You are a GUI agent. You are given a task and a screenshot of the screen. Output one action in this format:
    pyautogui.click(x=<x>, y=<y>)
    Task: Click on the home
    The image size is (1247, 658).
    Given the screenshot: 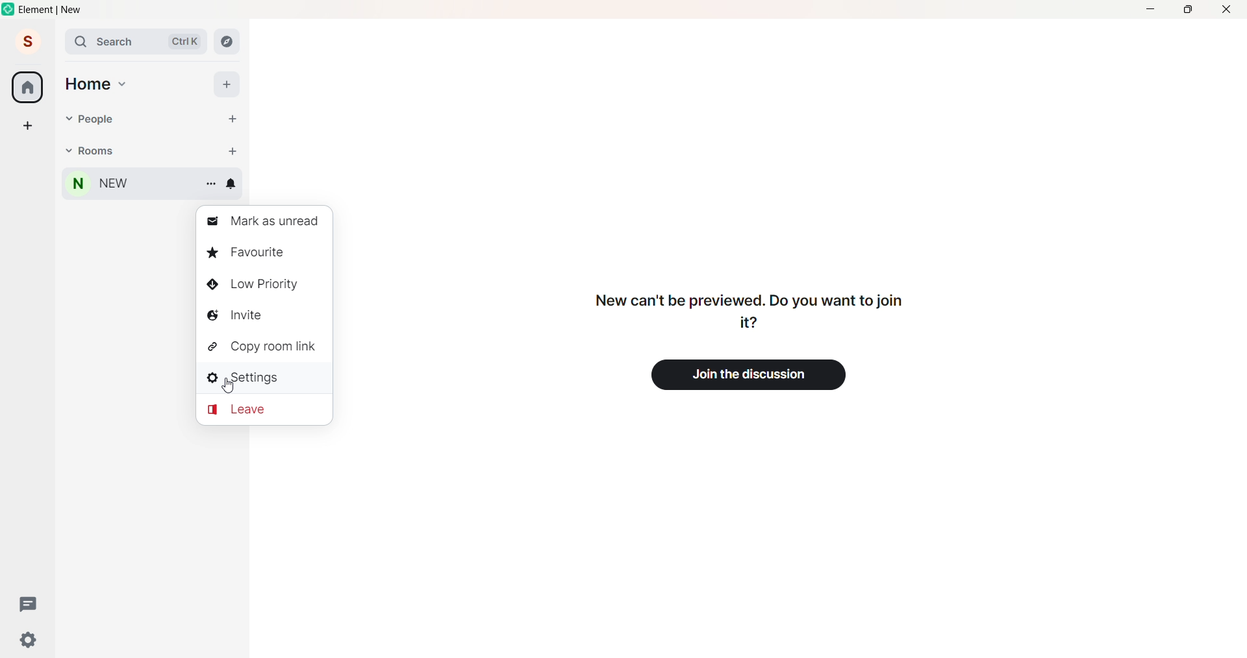 What is the action you would take?
    pyautogui.click(x=28, y=86)
    